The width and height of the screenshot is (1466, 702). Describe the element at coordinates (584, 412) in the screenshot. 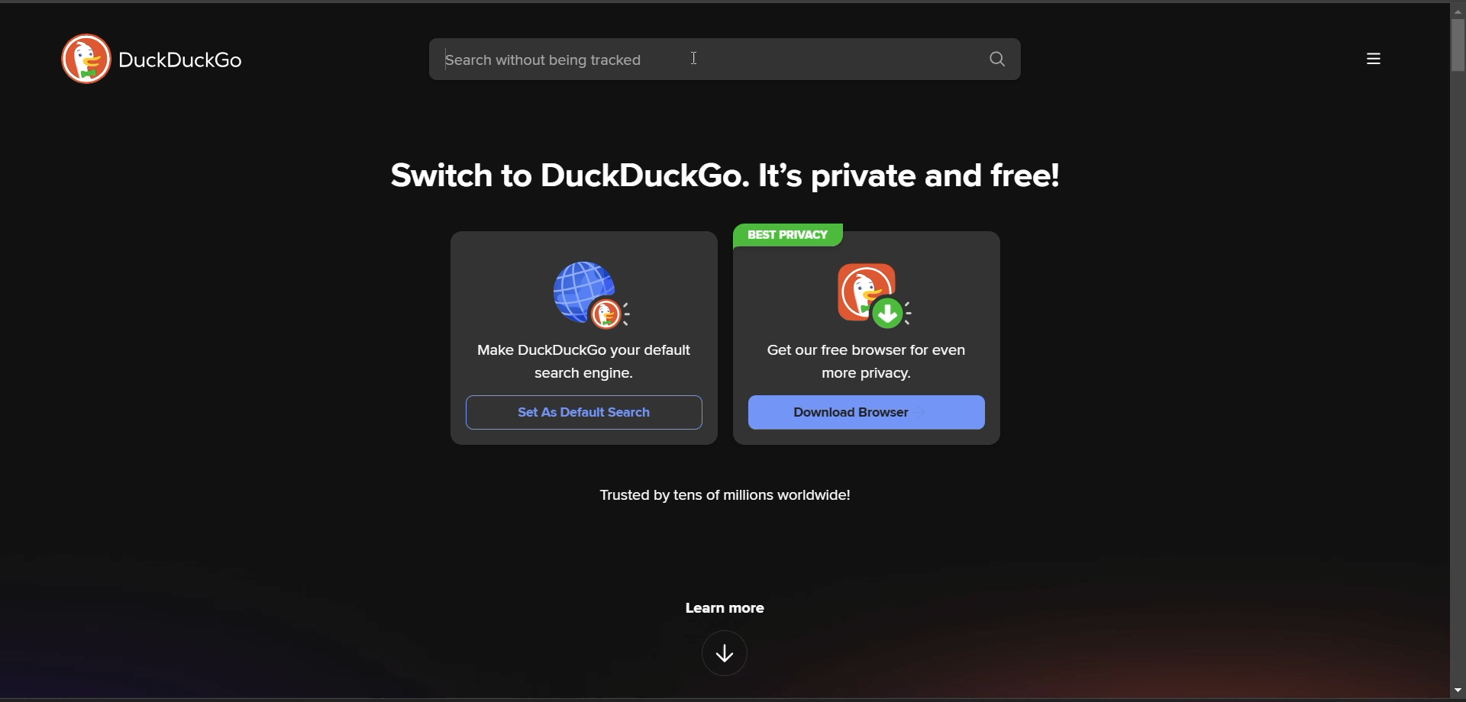

I see `Set As Default Search` at that location.